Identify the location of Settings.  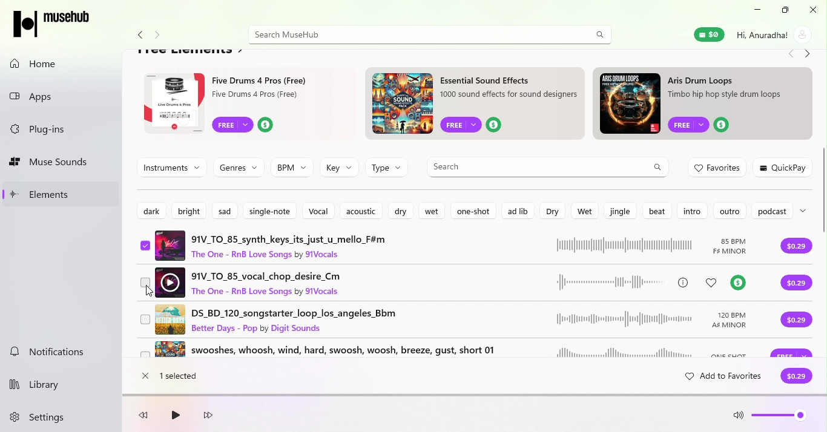
(46, 418).